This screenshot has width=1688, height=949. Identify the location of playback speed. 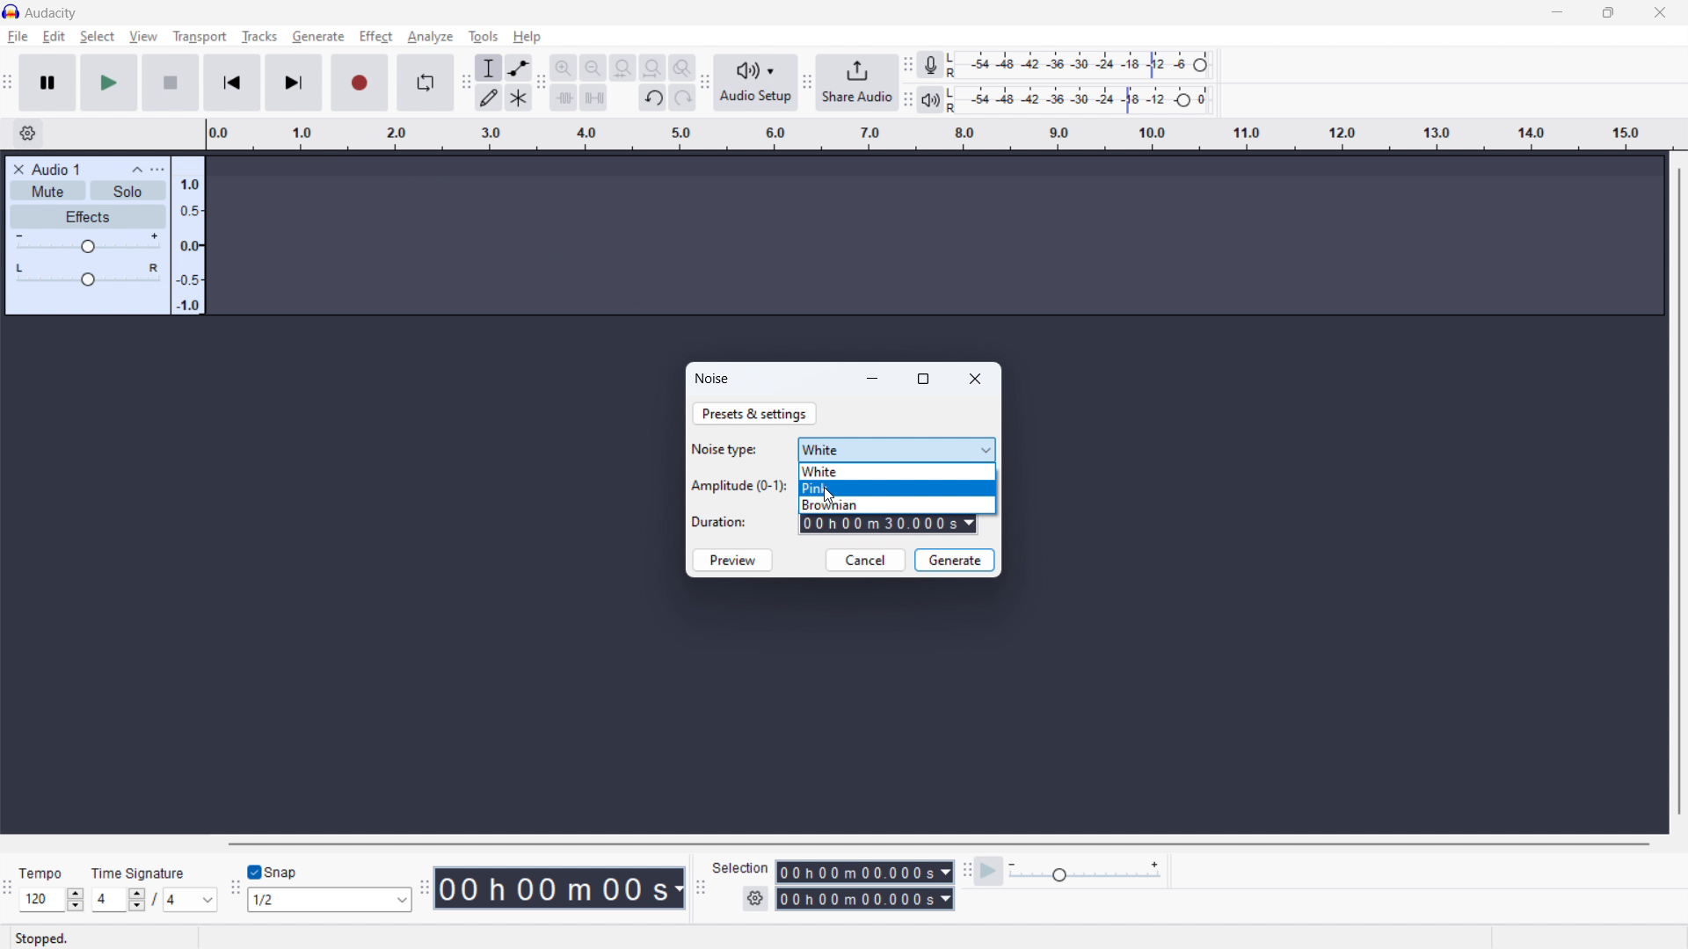
(1085, 873).